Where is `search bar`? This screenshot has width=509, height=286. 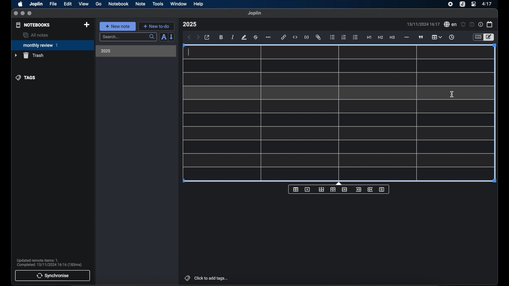 search bar is located at coordinates (128, 37).